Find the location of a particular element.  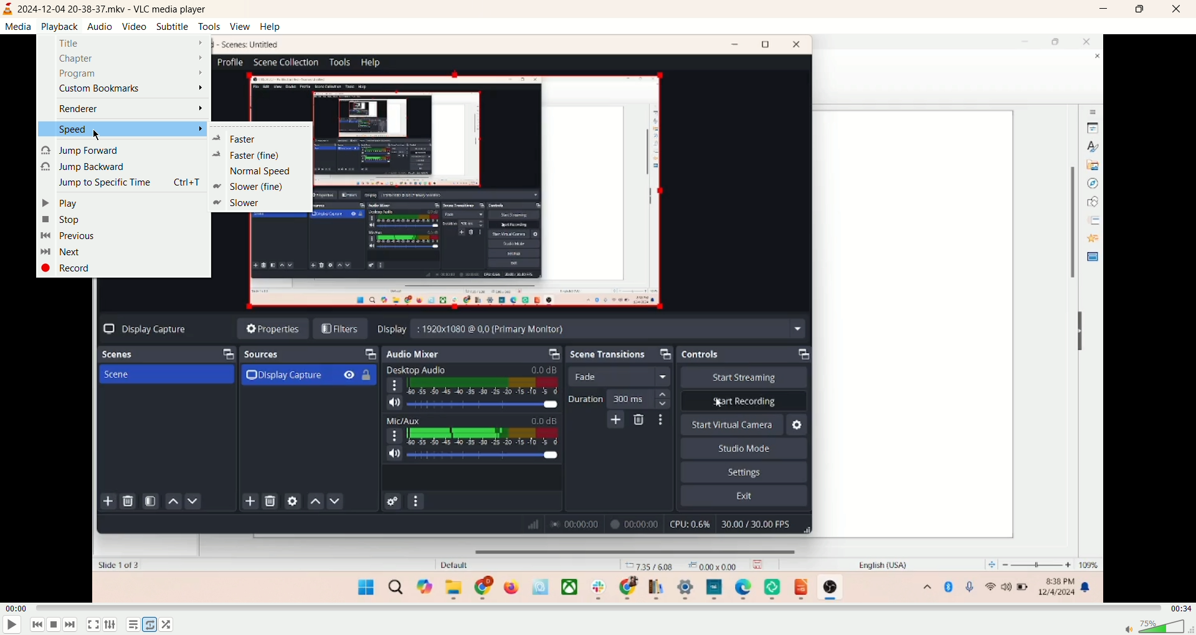

playback is located at coordinates (59, 26).